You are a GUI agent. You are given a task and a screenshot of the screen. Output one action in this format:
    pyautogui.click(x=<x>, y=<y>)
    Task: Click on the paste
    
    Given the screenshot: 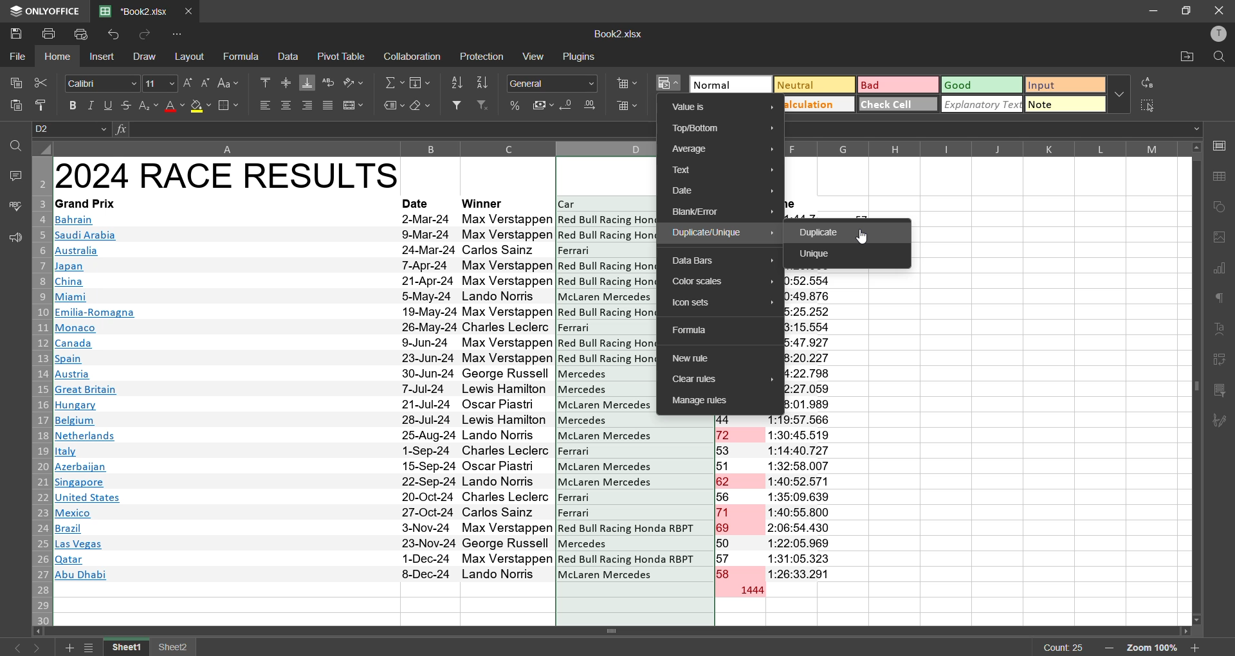 What is the action you would take?
    pyautogui.click(x=17, y=108)
    